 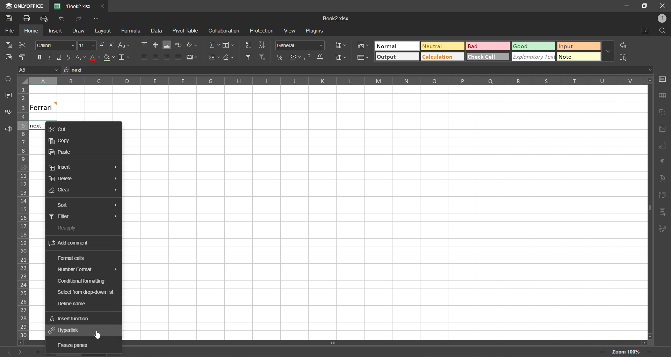 I want to click on undo, so click(x=62, y=19).